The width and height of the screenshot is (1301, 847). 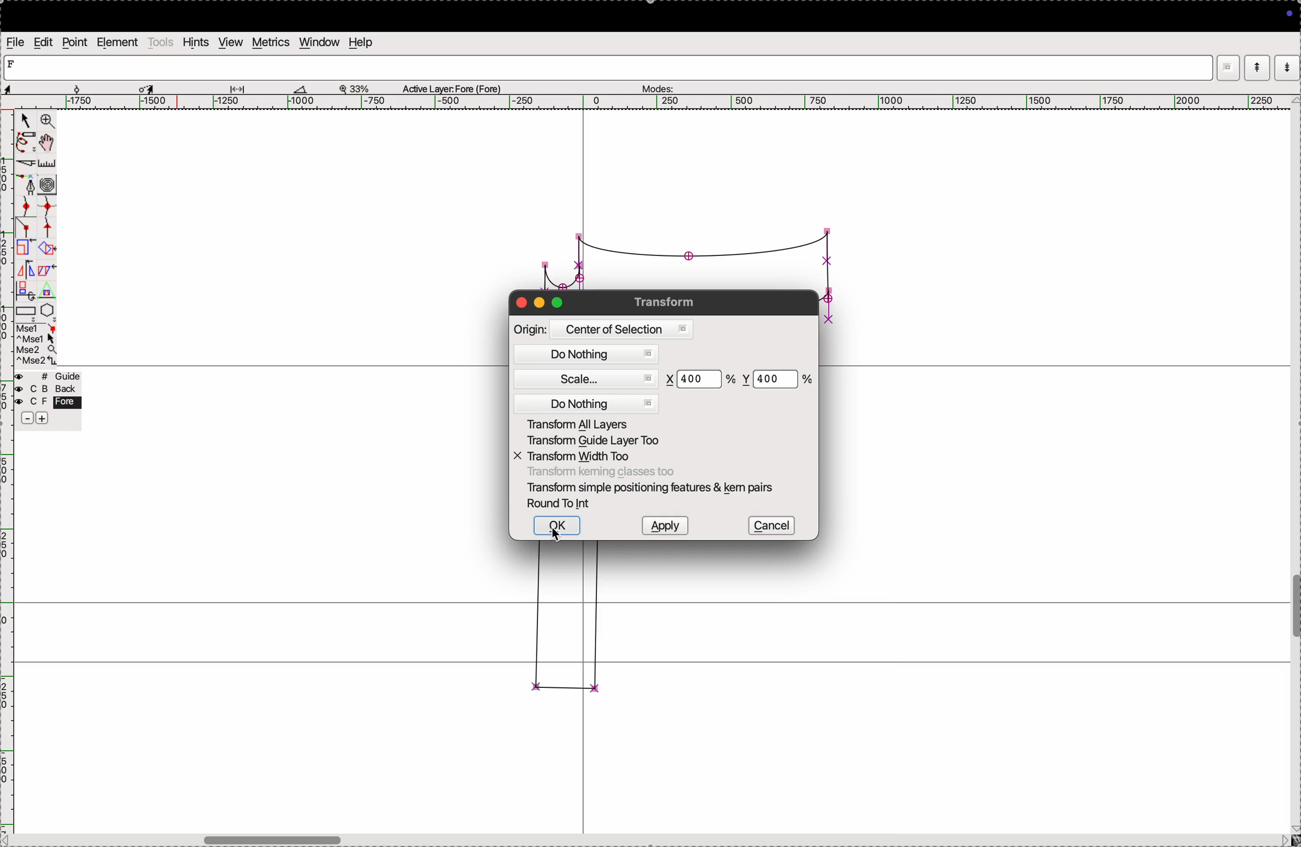 What do you see at coordinates (74, 44) in the screenshot?
I see `point` at bounding box center [74, 44].